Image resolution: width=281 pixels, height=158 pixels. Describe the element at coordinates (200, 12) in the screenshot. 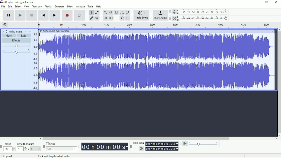

I see `Record meter` at that location.